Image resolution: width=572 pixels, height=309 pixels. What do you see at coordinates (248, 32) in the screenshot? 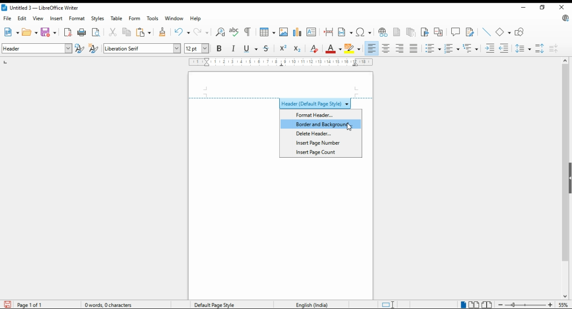
I see `toggle formatting marks` at bounding box center [248, 32].